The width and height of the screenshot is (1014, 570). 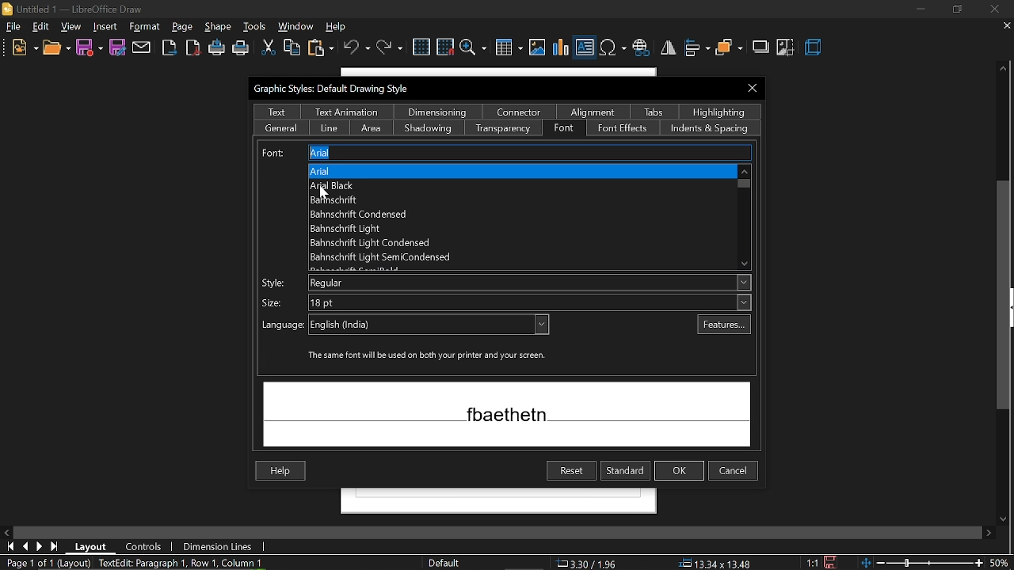 What do you see at coordinates (91, 547) in the screenshot?
I see `layout` at bounding box center [91, 547].